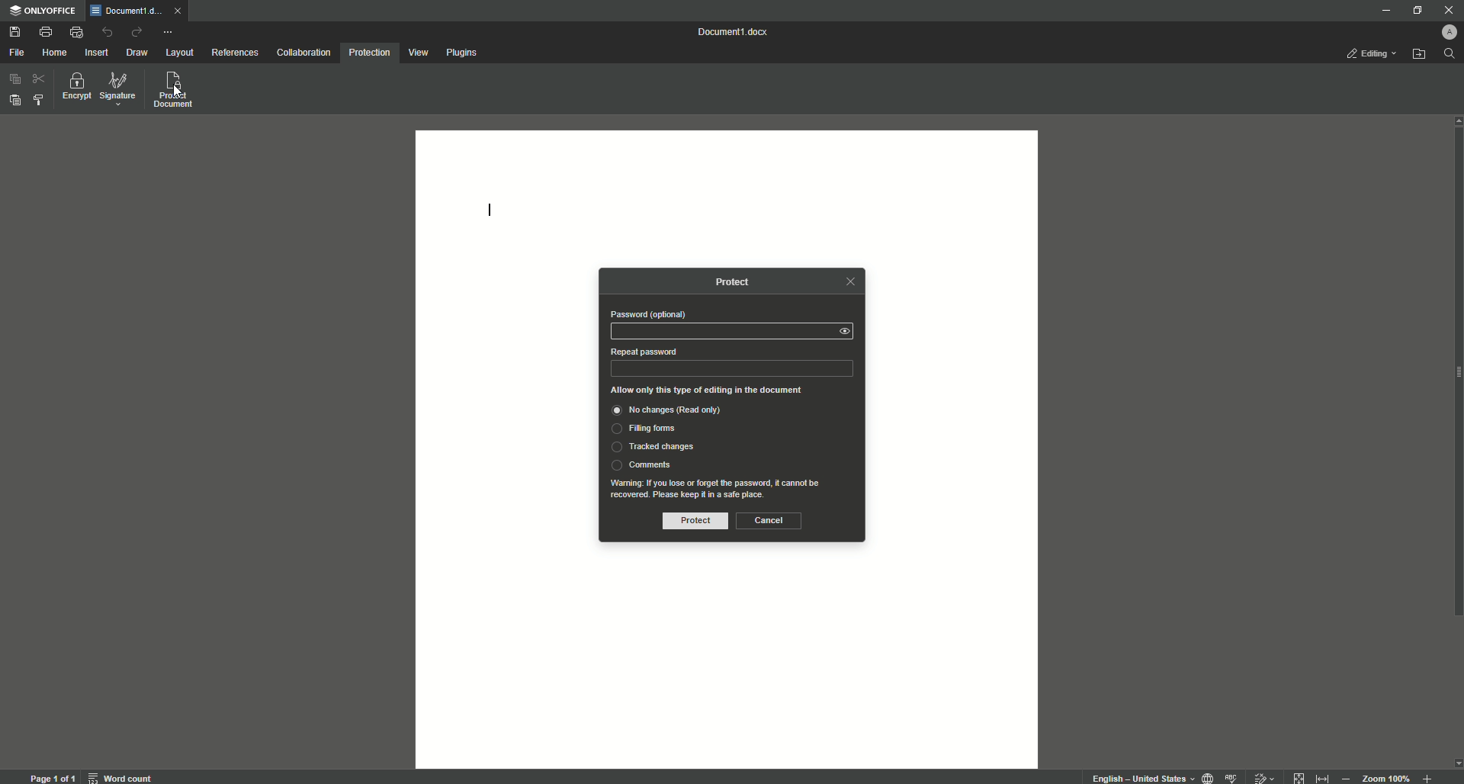  Describe the element at coordinates (1321, 777) in the screenshot. I see `fit to width` at that location.